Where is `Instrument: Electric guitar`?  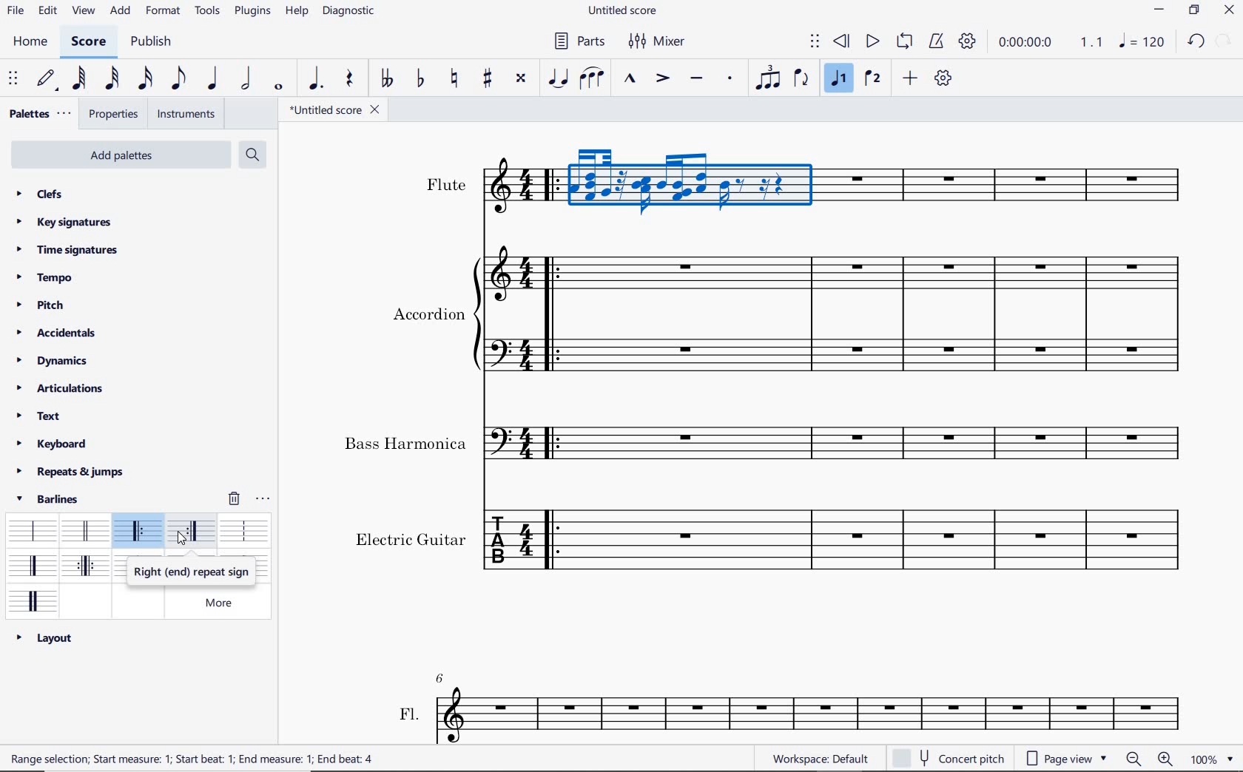 Instrument: Electric guitar is located at coordinates (884, 314).